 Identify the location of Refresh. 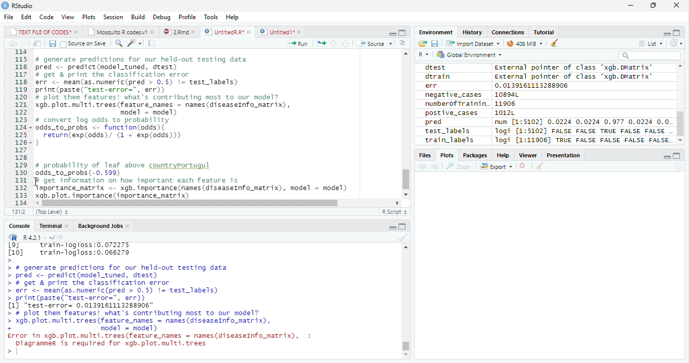
(676, 42).